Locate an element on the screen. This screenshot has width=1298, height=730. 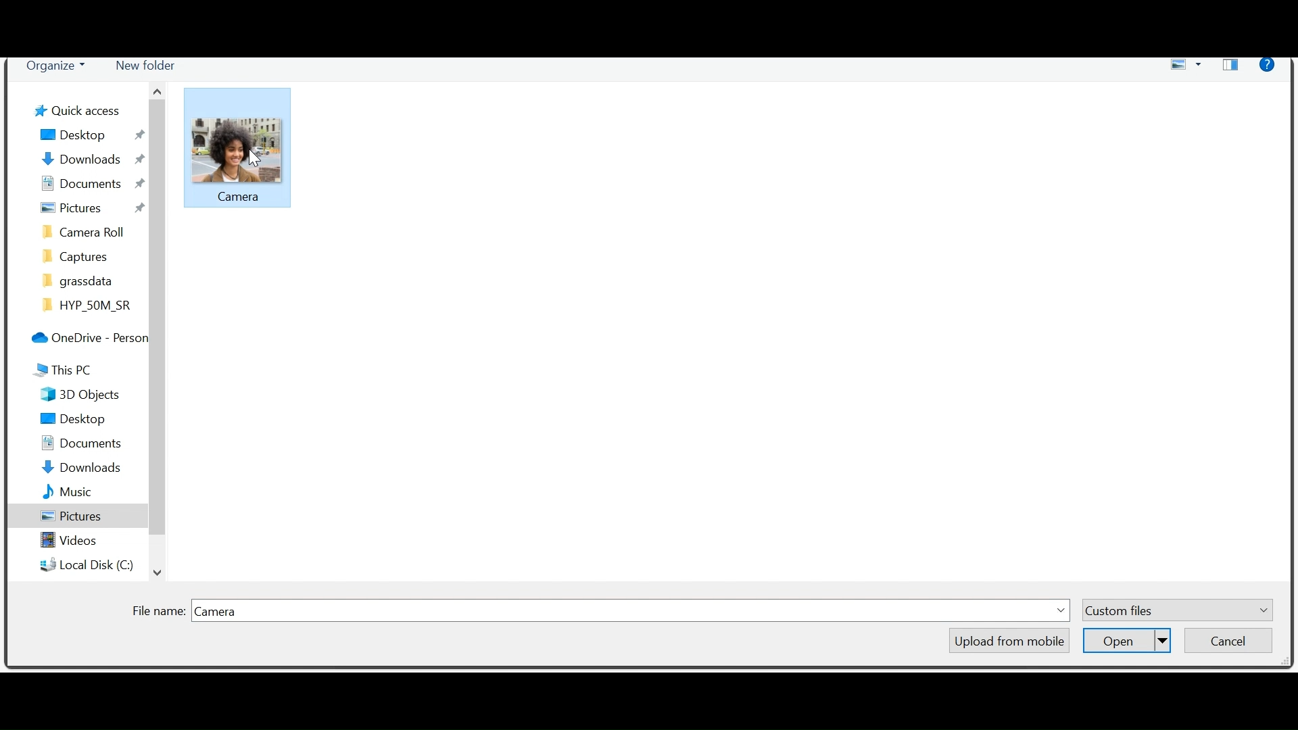
Field name is located at coordinates (631, 611).